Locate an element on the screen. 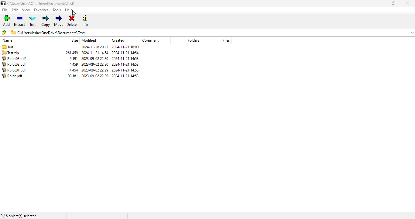  261459 is located at coordinates (72, 53).